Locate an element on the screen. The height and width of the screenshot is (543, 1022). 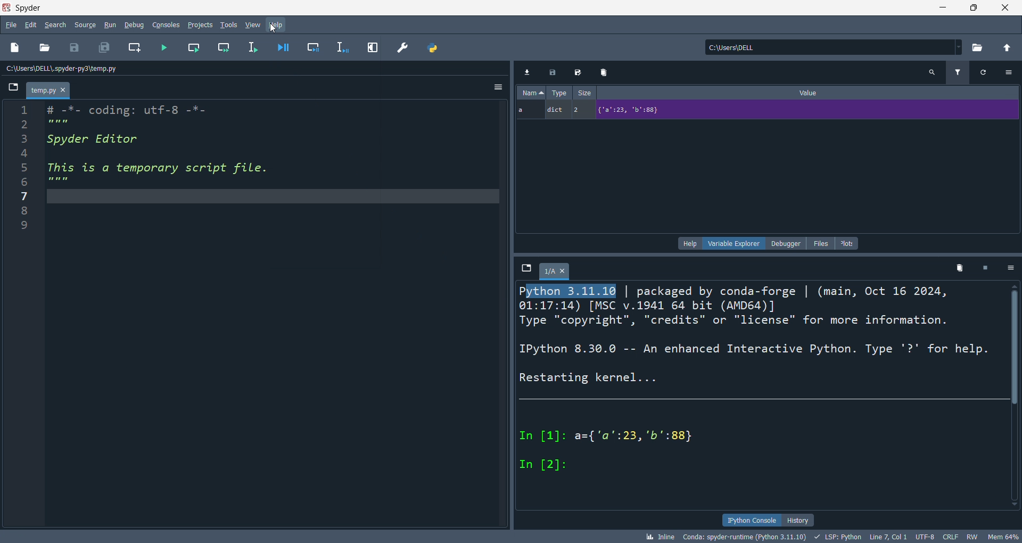
Hemberger settings is located at coordinates (498, 87).